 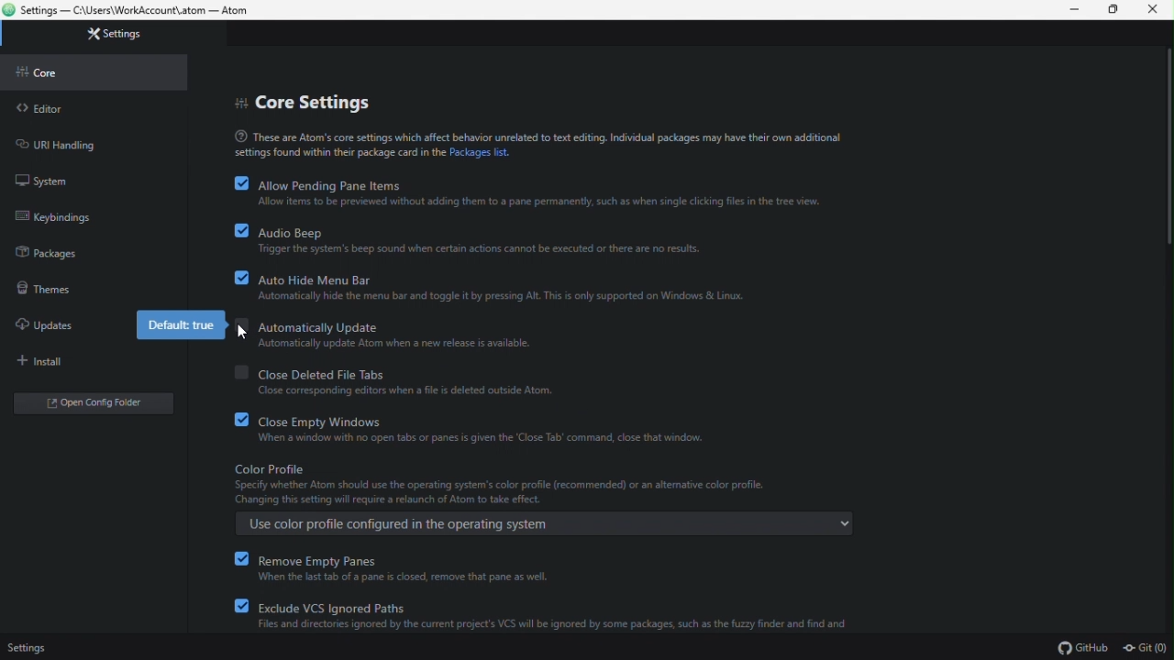 What do you see at coordinates (179, 326) in the screenshot?
I see `default true` at bounding box center [179, 326].